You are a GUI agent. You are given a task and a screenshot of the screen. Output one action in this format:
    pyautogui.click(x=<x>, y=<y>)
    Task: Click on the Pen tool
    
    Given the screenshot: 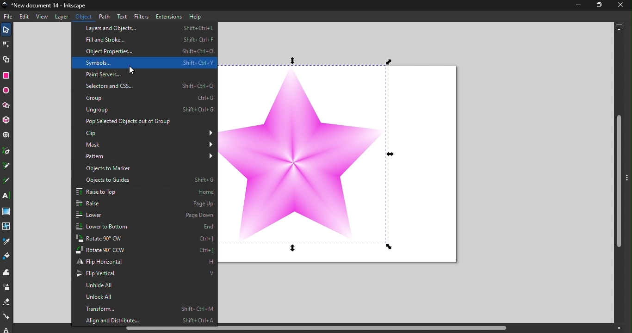 What is the action you would take?
    pyautogui.click(x=6, y=149)
    